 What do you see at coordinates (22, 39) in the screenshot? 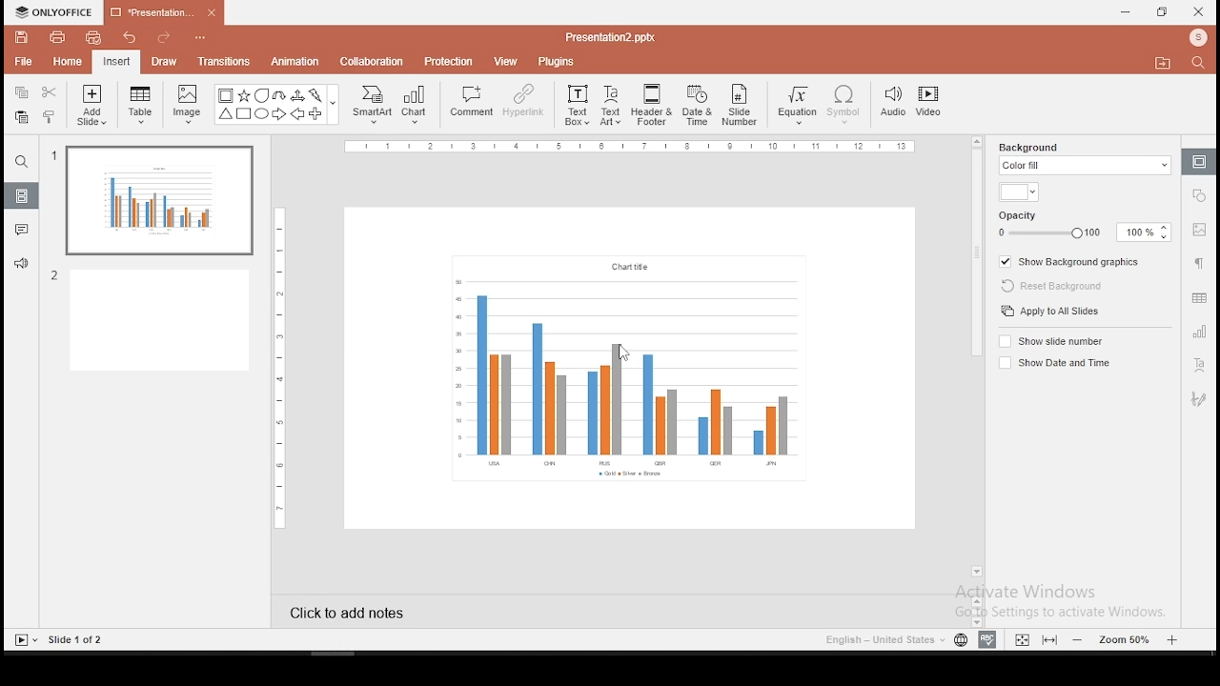
I see `save` at bounding box center [22, 39].